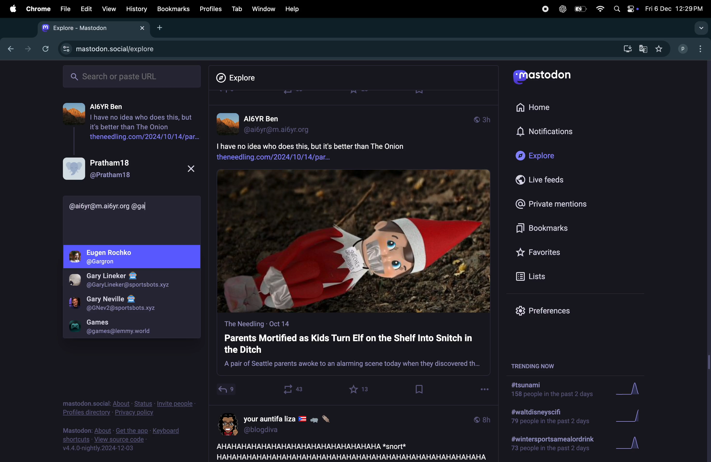  I want to click on record, so click(545, 8).